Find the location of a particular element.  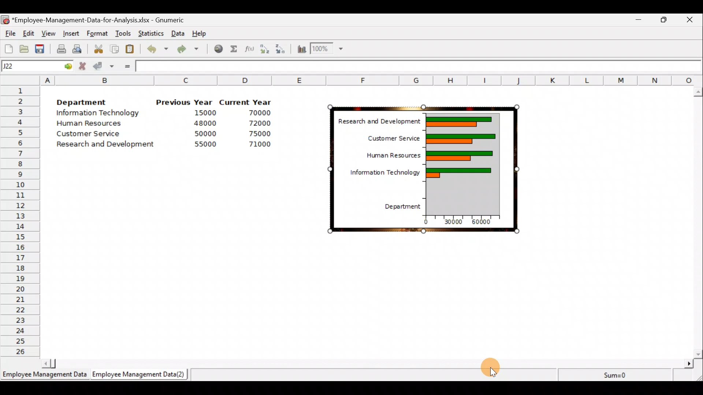

Cell name J22 is located at coordinates (28, 66).